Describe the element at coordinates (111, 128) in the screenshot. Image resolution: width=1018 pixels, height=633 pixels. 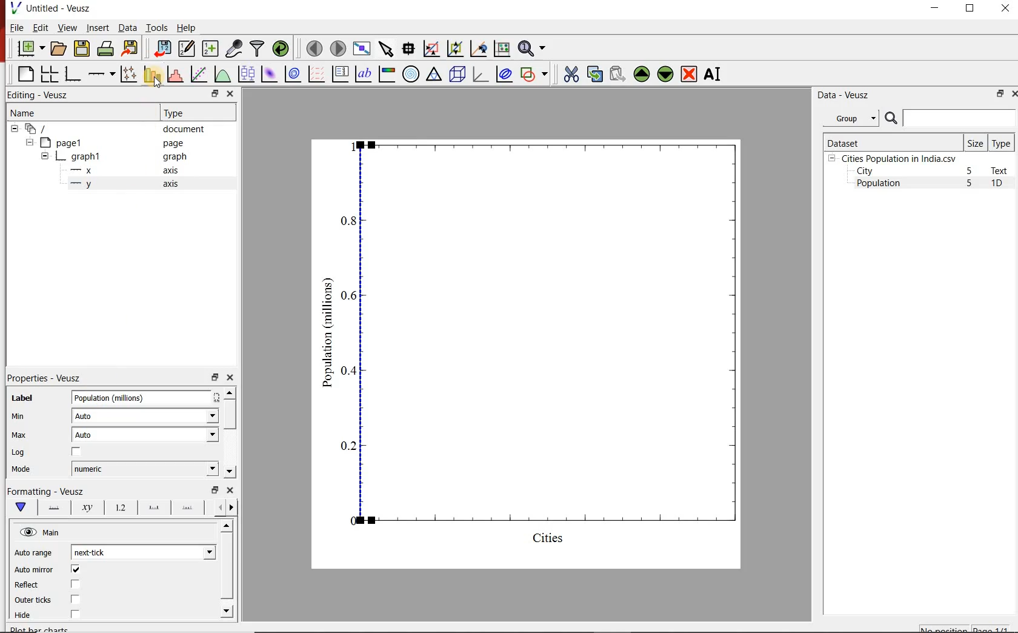
I see `document` at that location.